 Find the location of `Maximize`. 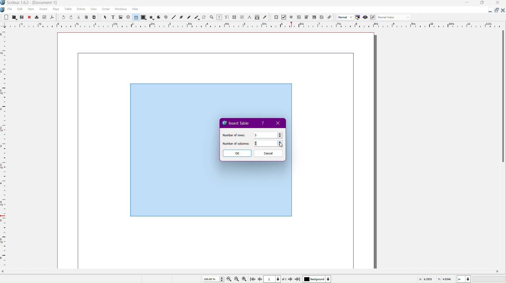

Maximize is located at coordinates (483, 3).